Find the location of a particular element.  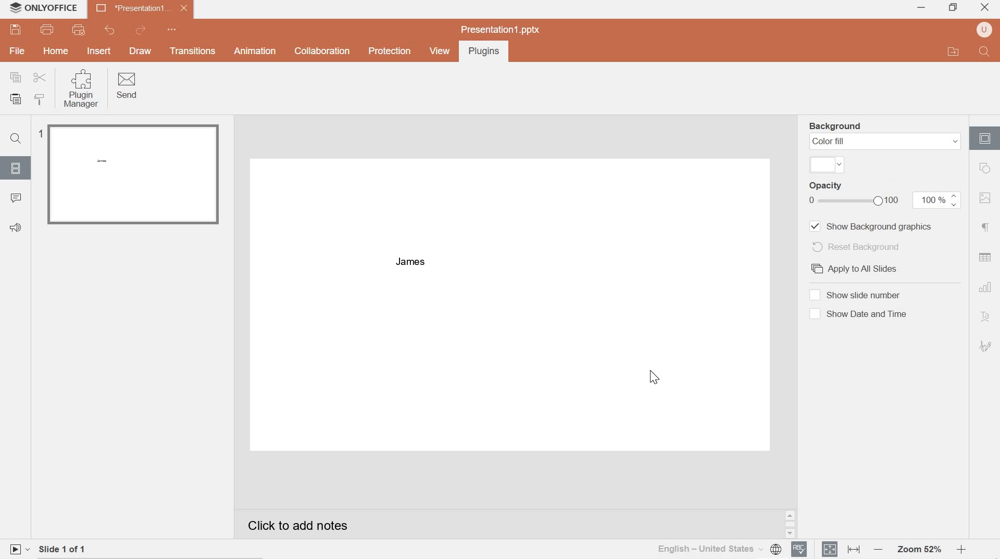

Send is located at coordinates (128, 86).